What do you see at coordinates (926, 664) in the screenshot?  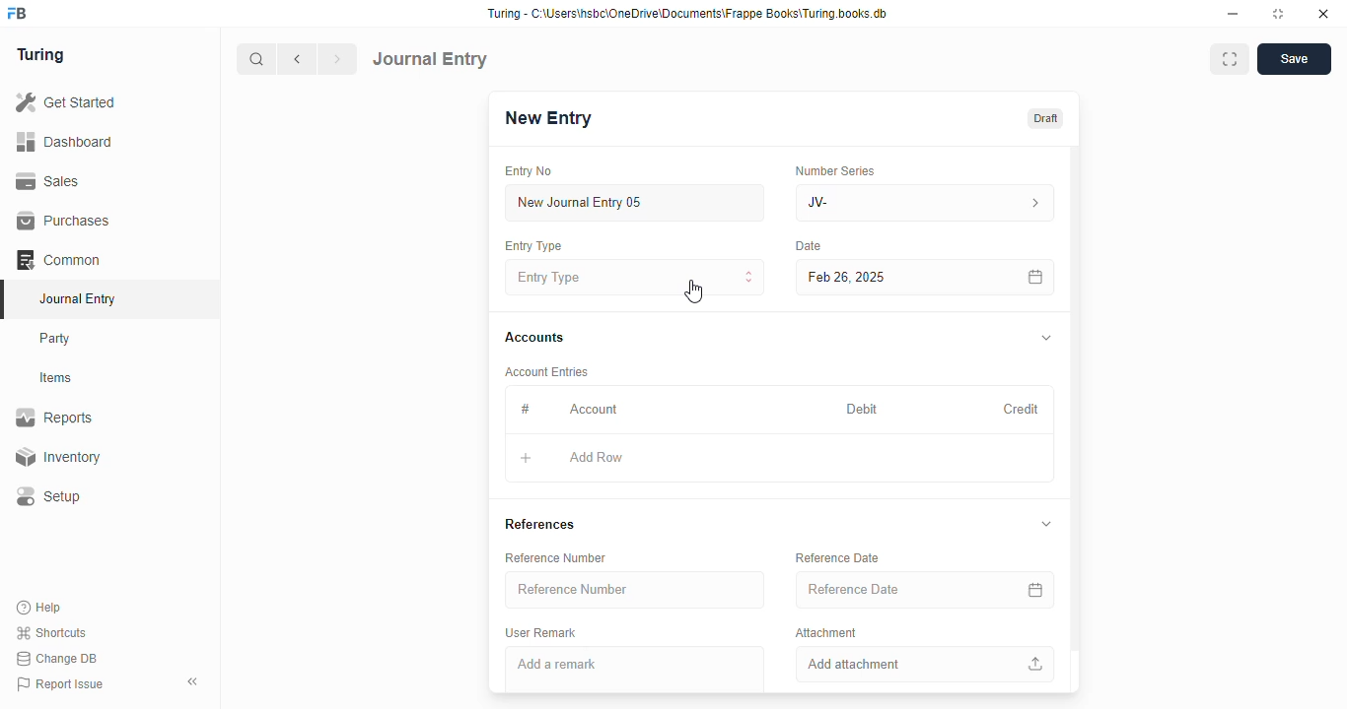 I see `add attachment` at bounding box center [926, 664].